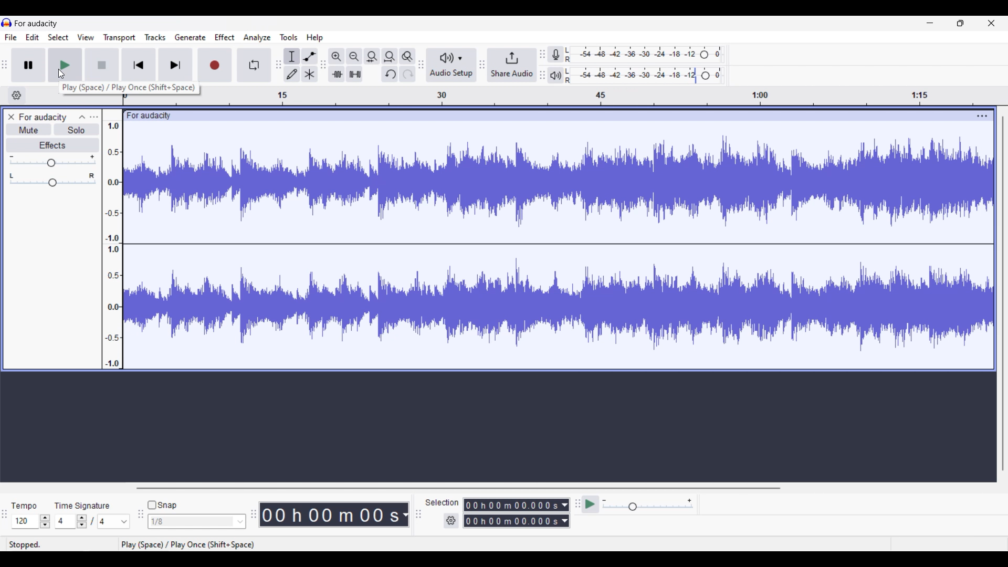 This screenshot has width=1008, height=567. Describe the element at coordinates (292, 56) in the screenshot. I see `Selection tool` at that location.